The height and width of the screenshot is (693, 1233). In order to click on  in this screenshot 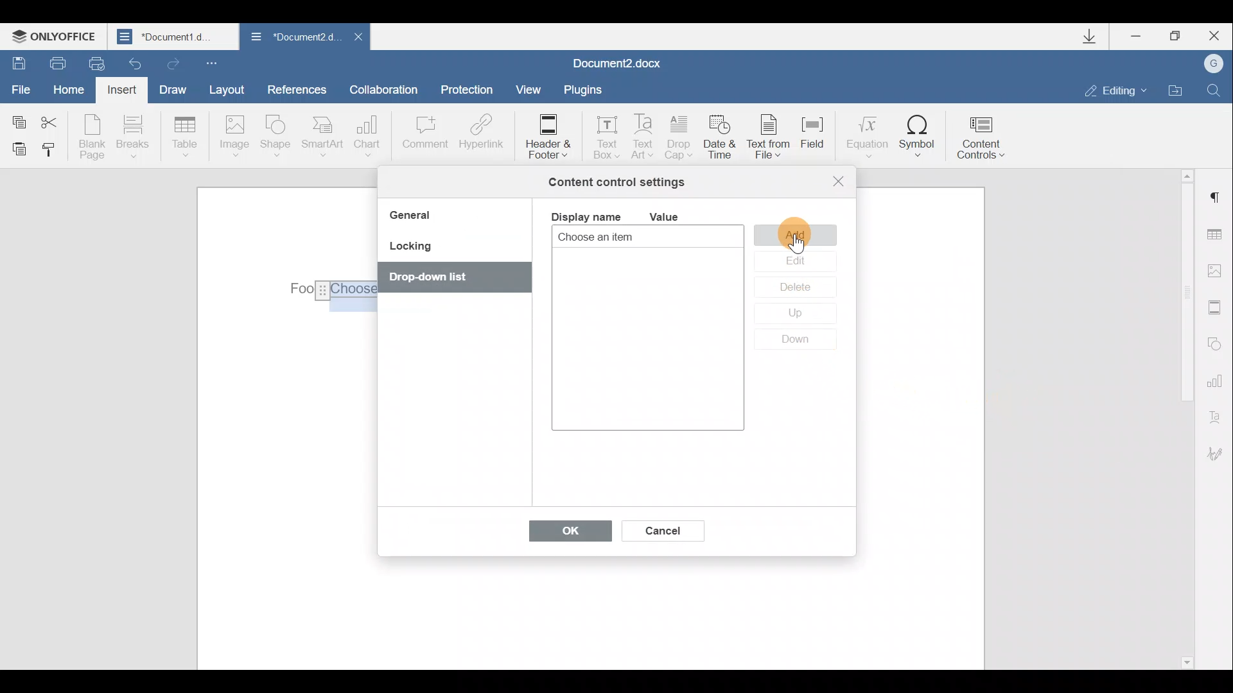, I will do `click(327, 289)`.